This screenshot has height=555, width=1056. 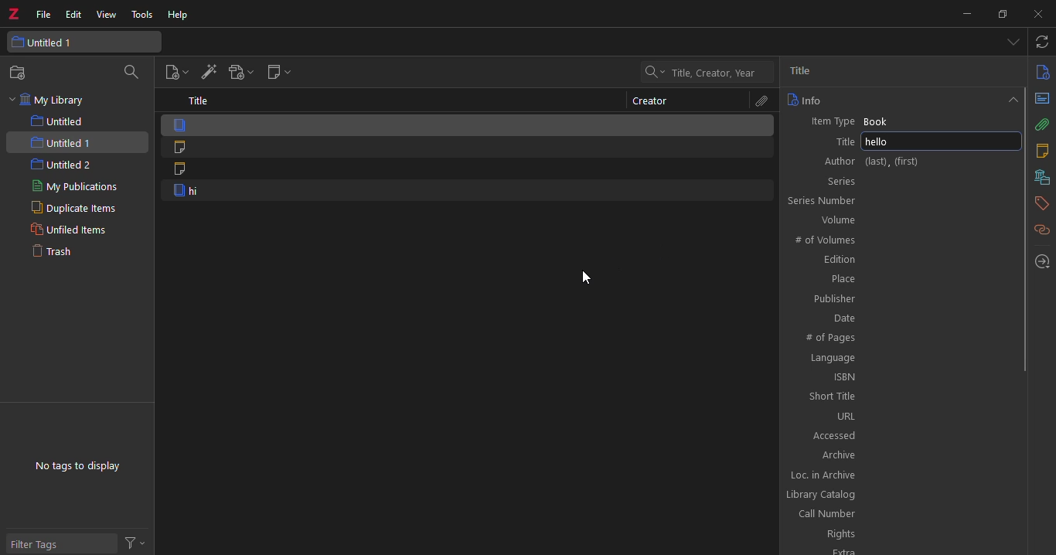 What do you see at coordinates (1043, 261) in the screenshot?
I see `locate` at bounding box center [1043, 261].